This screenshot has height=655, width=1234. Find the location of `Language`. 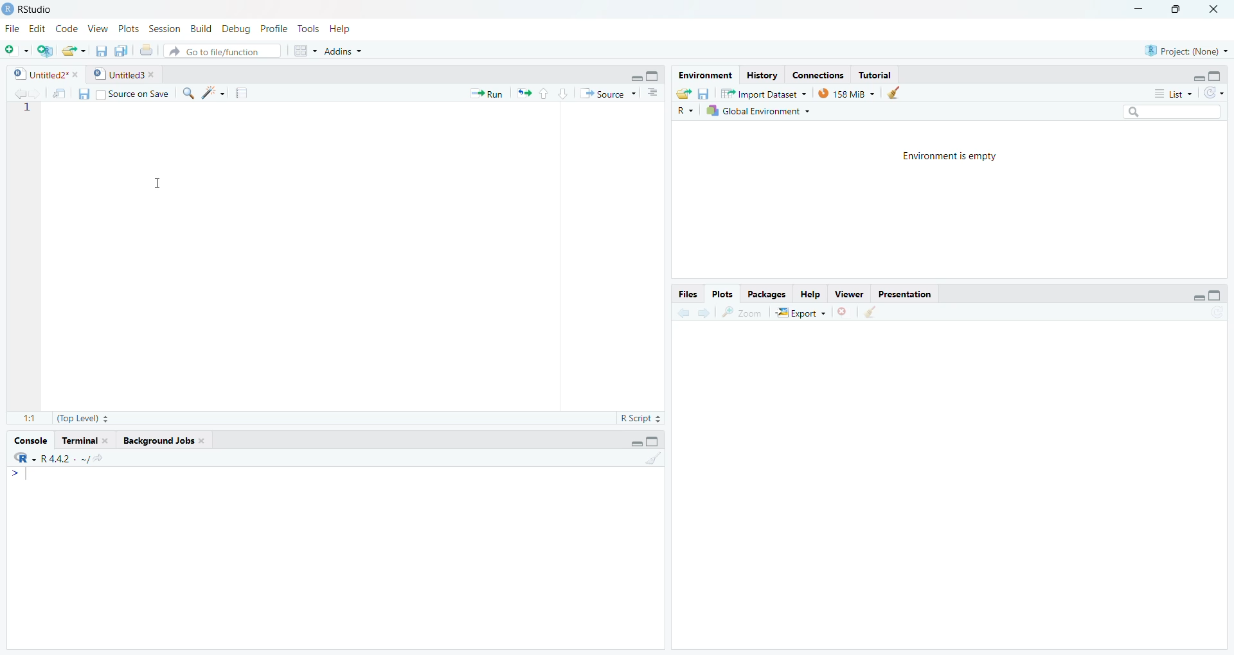

Language is located at coordinates (15, 458).